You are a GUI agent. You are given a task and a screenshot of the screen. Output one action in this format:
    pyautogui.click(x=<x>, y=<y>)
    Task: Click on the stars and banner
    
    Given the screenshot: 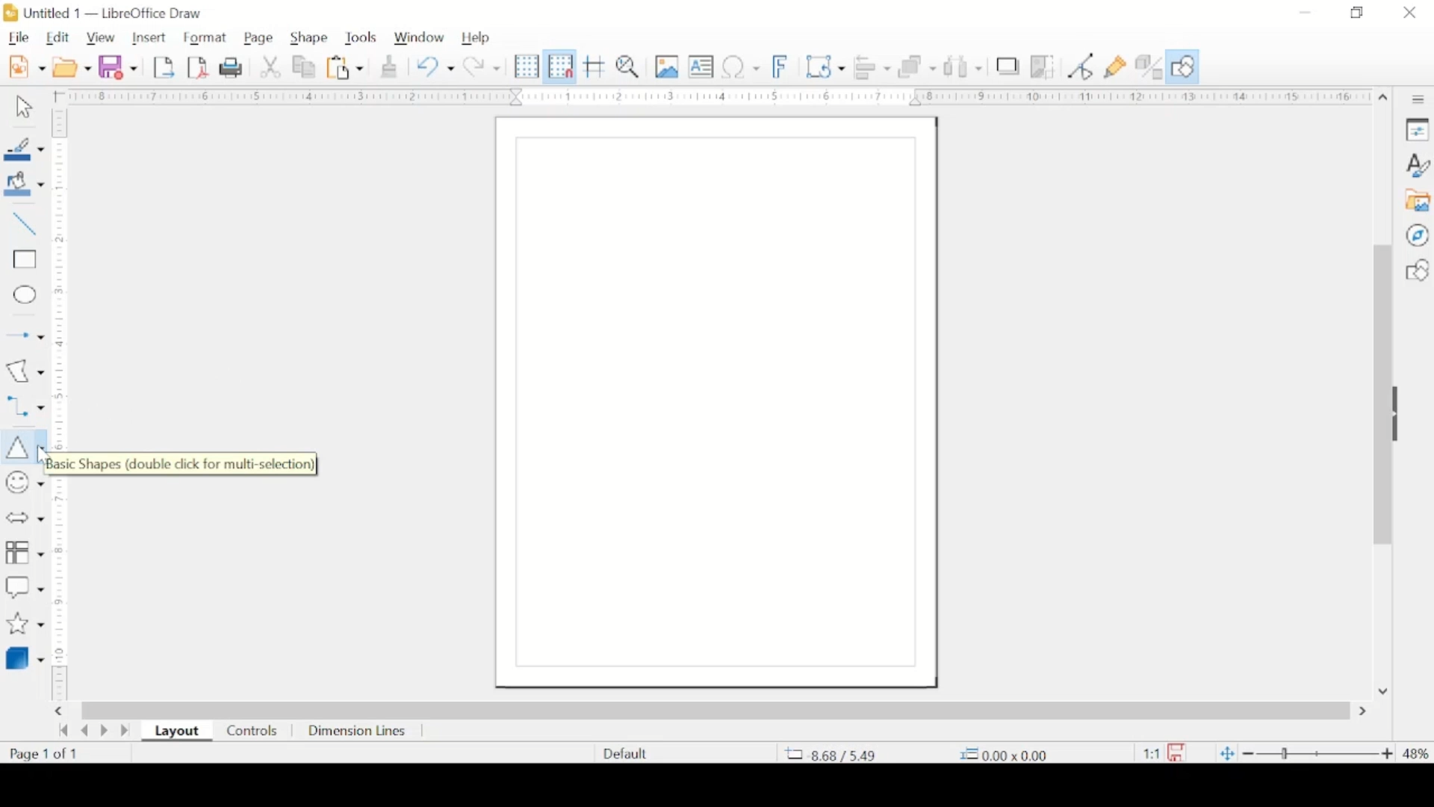 What is the action you would take?
    pyautogui.click(x=24, y=623)
    